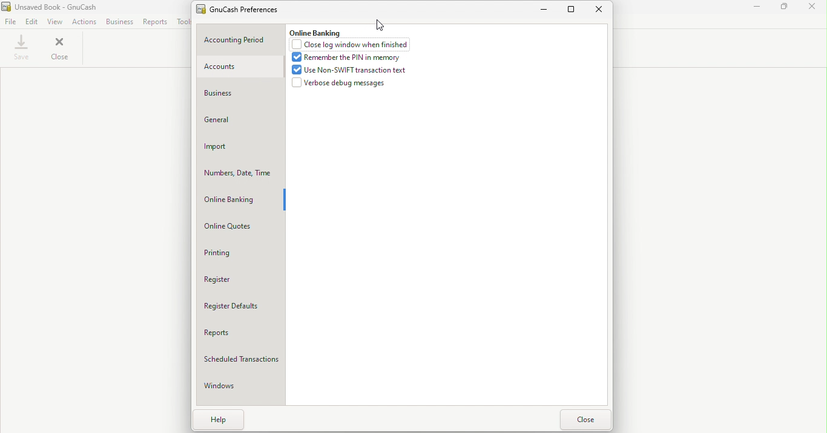 This screenshot has height=433, width=827. I want to click on Actions, so click(84, 22).